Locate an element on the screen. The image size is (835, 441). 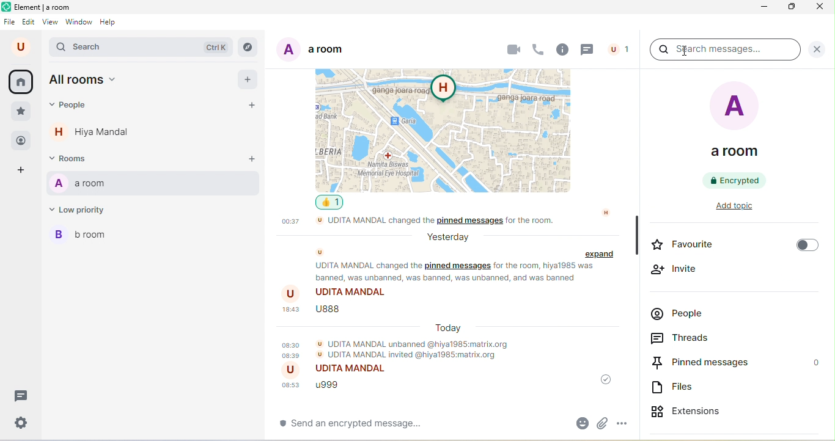
a room is located at coordinates (737, 123).